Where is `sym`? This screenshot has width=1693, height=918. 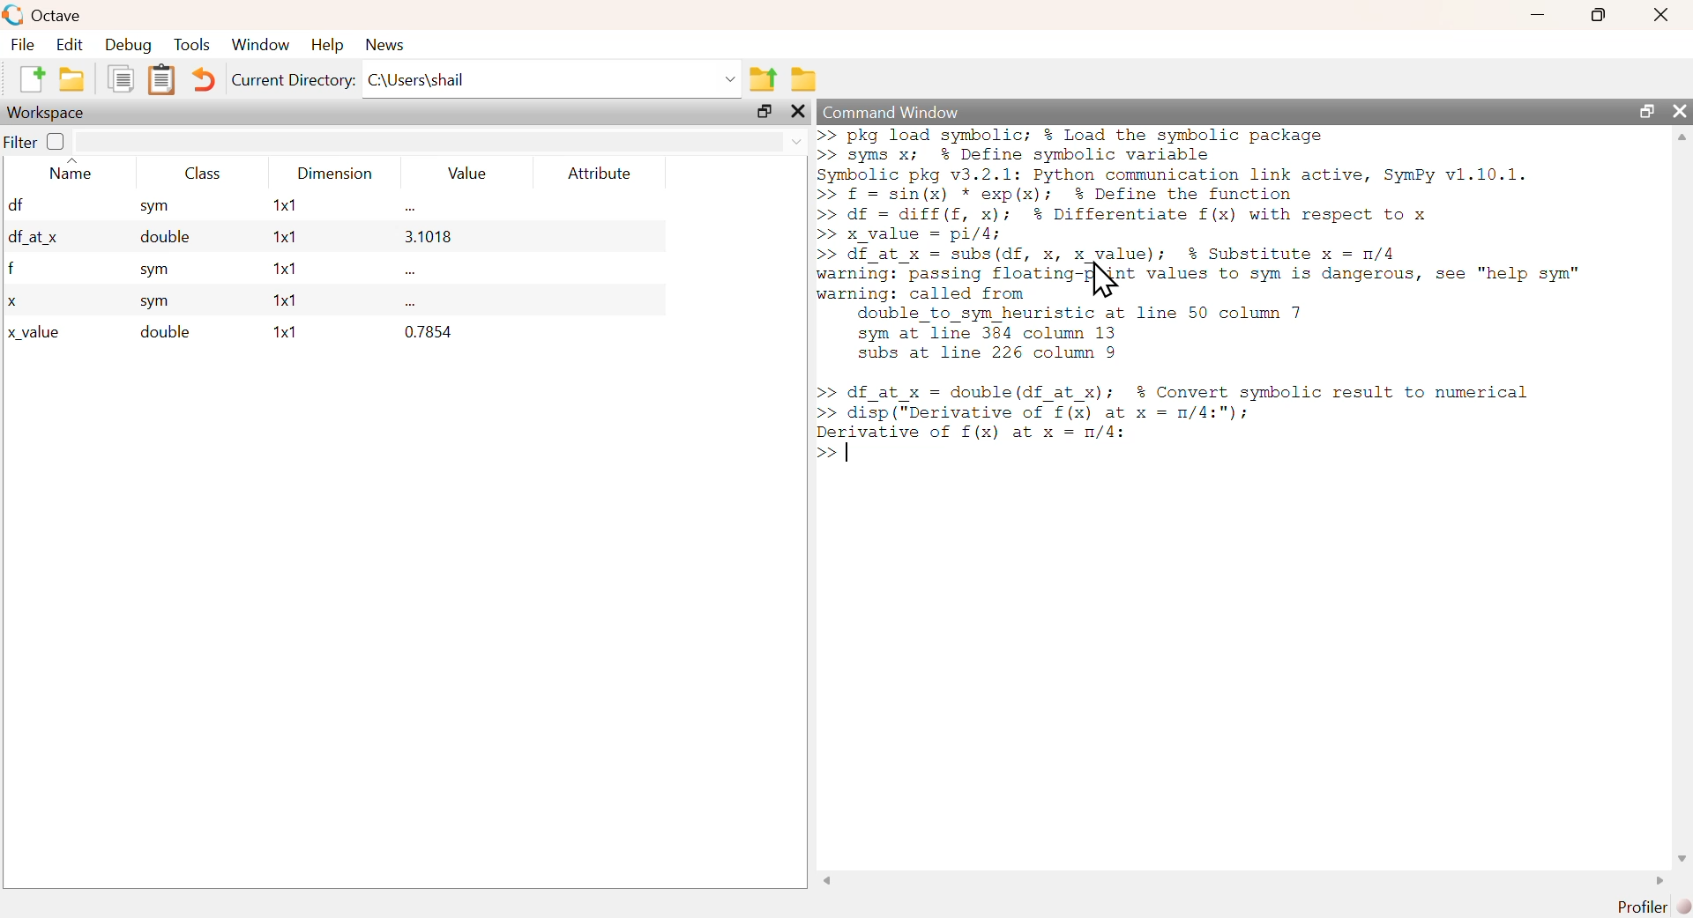 sym is located at coordinates (153, 207).